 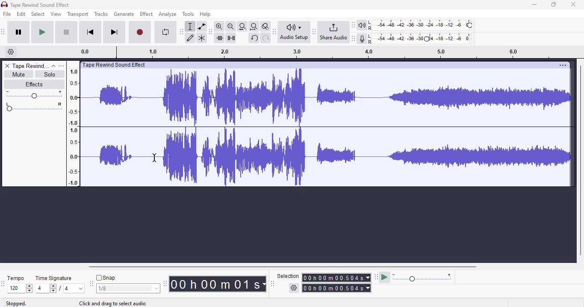 What do you see at coordinates (205, 14) in the screenshot?
I see `help` at bounding box center [205, 14].